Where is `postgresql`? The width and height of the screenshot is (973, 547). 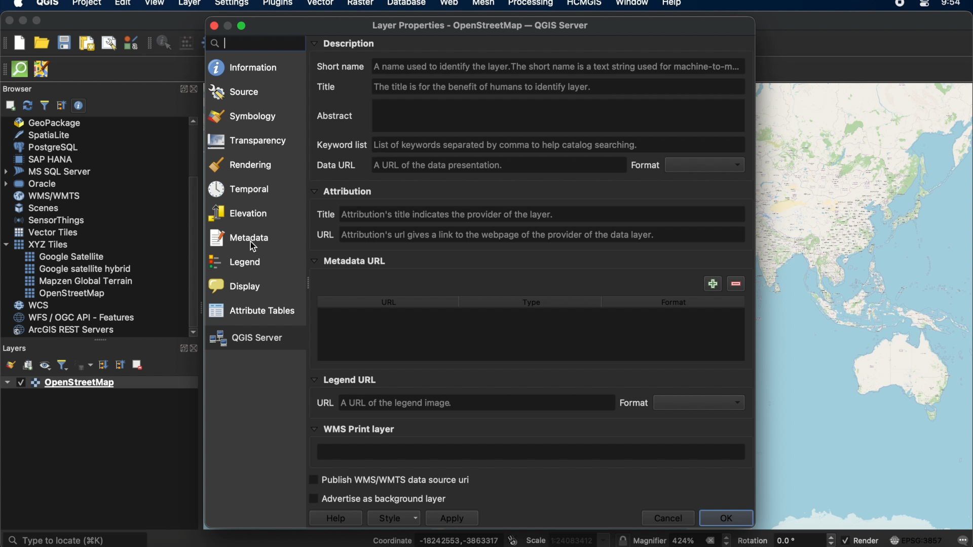 postgresql is located at coordinates (45, 146).